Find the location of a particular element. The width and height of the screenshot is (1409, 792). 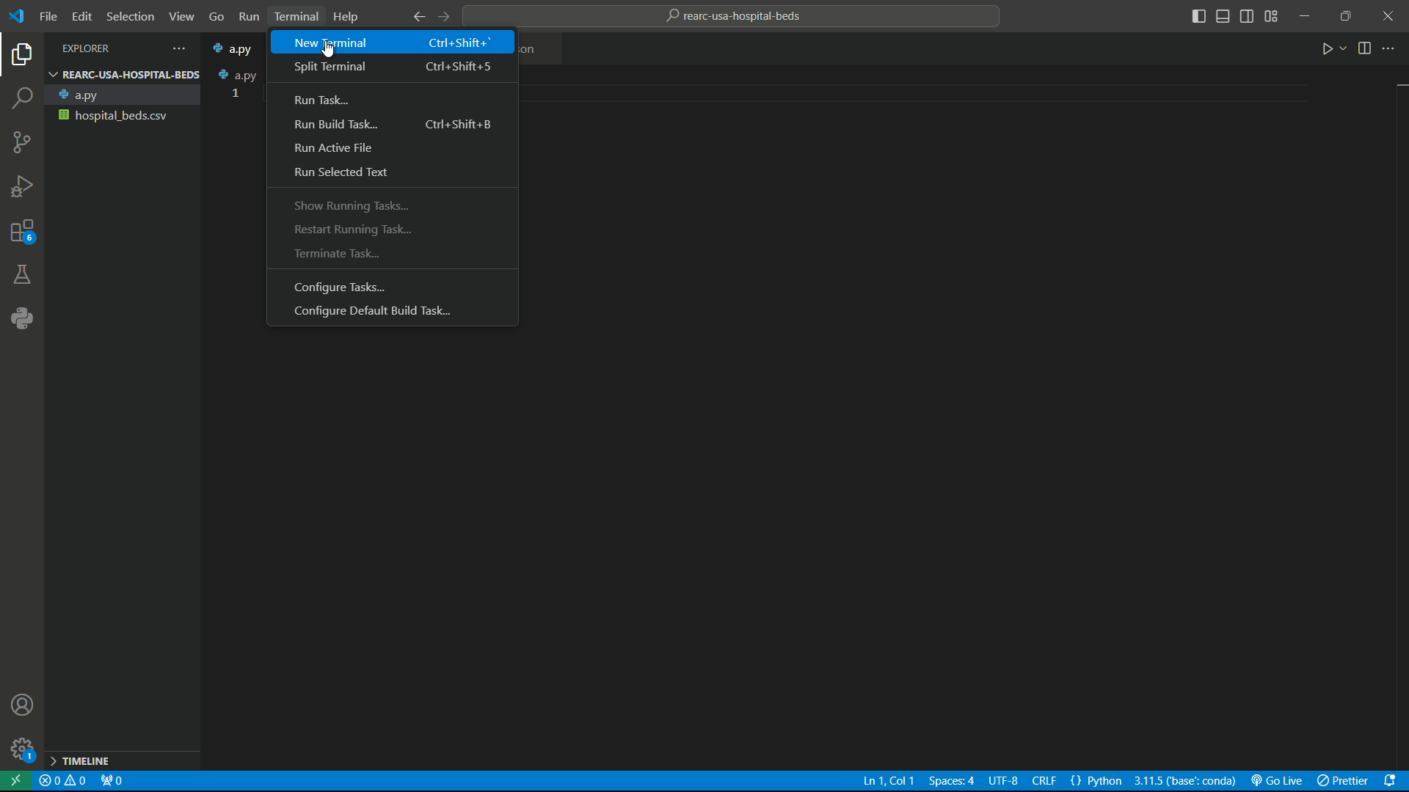

a.py is located at coordinates (124, 95).